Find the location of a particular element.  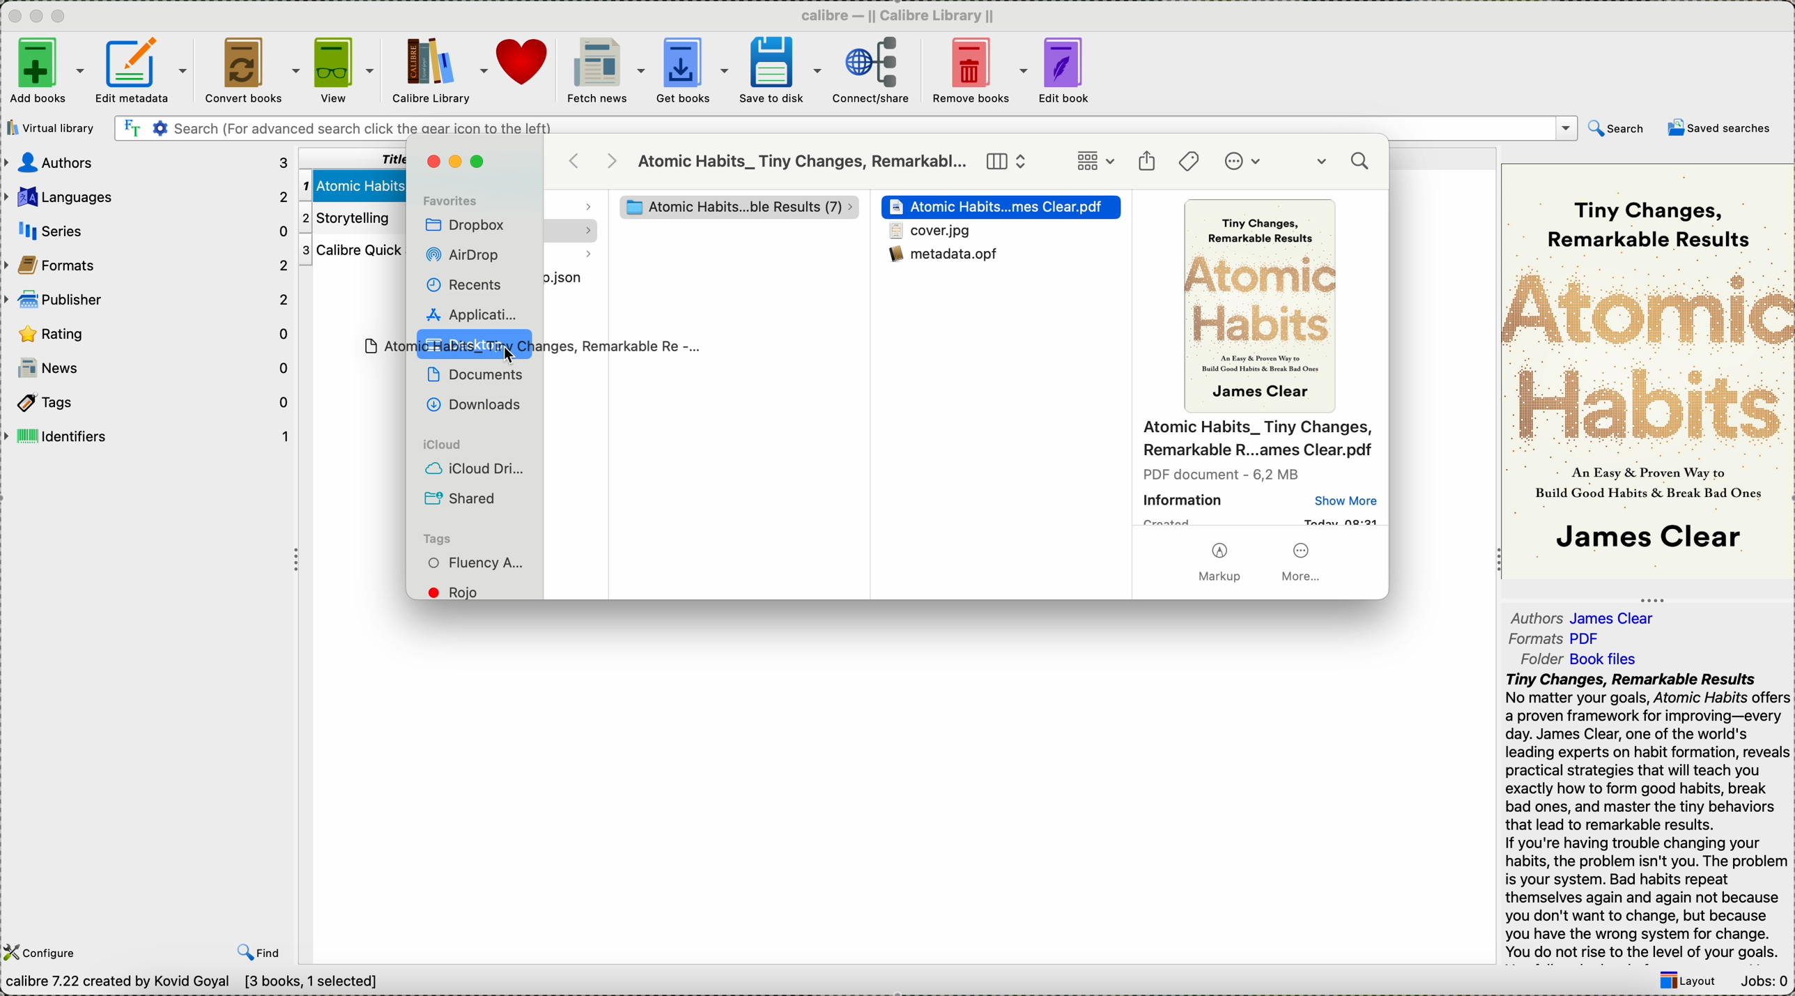

news is located at coordinates (148, 368).